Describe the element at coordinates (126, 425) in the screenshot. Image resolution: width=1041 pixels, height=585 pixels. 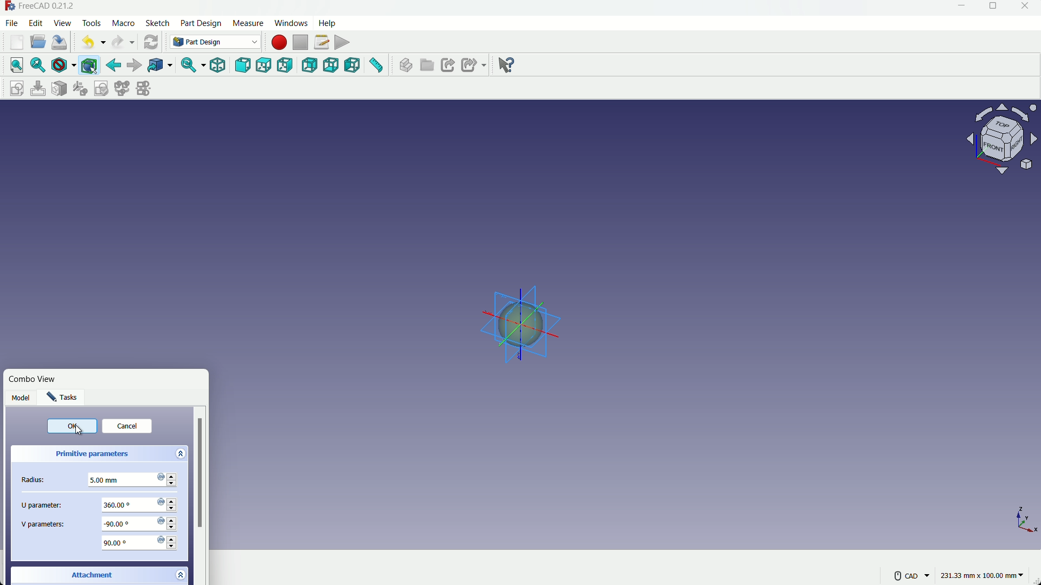
I see `cancel button` at that location.